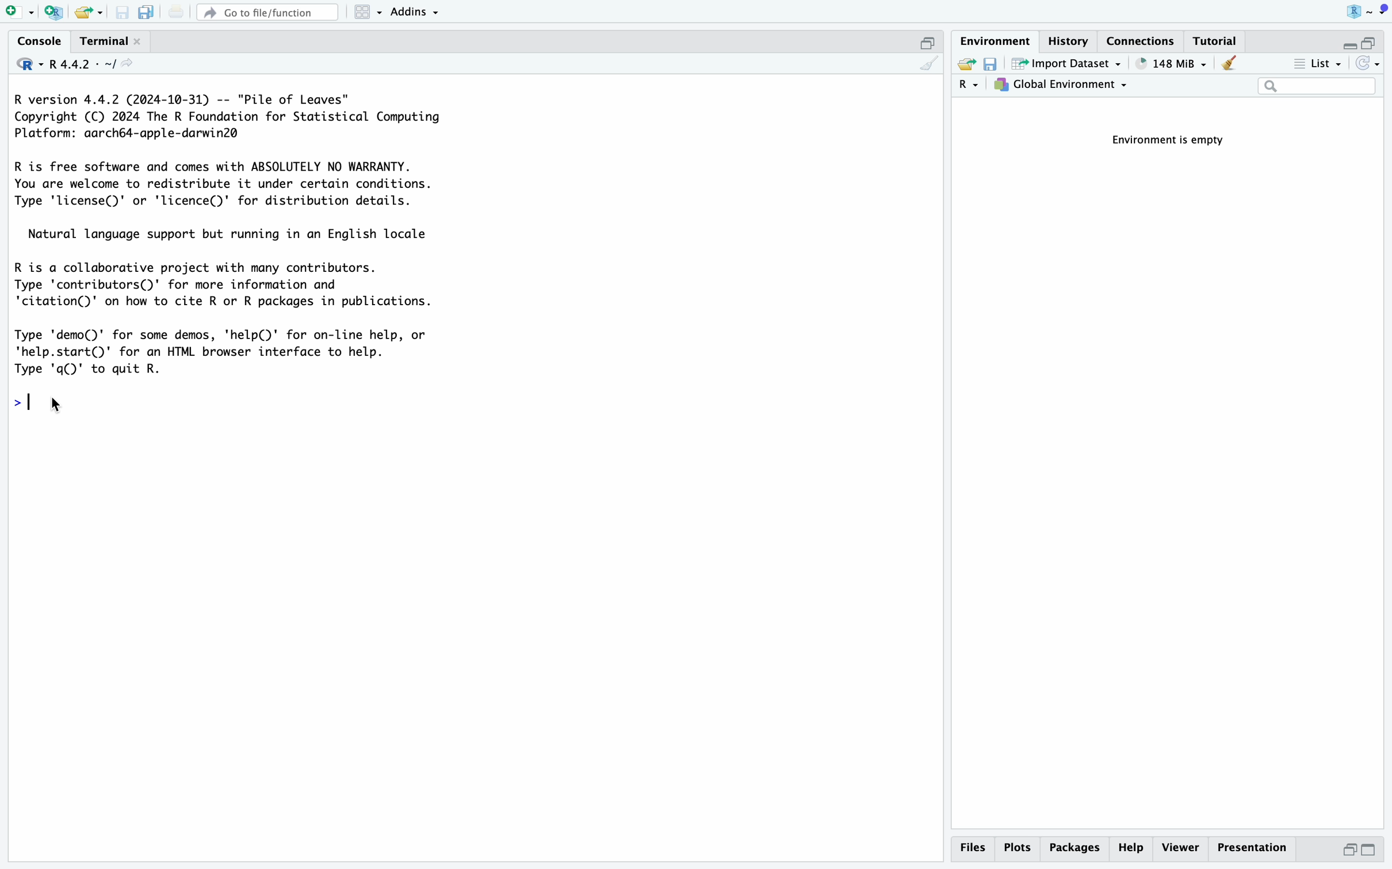 Image resolution: width=1392 pixels, height=869 pixels. I want to click on save workspace as, so click(995, 65).